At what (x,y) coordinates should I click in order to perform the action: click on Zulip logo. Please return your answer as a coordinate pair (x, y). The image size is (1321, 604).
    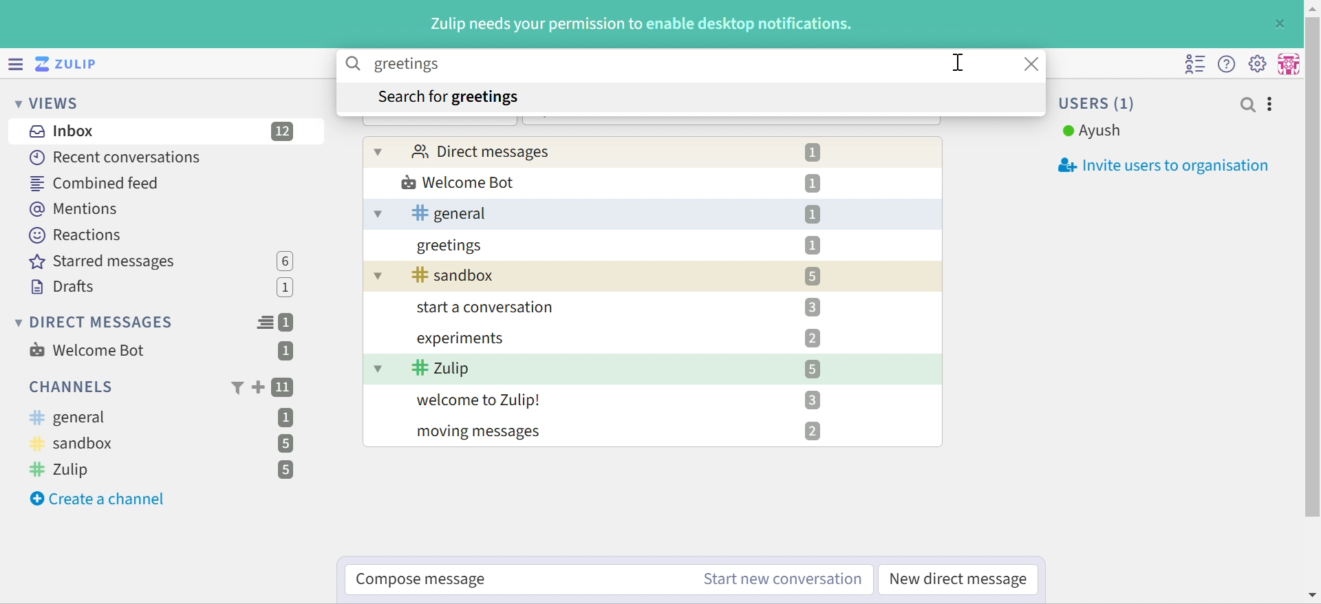
    Looking at the image, I should click on (69, 63).